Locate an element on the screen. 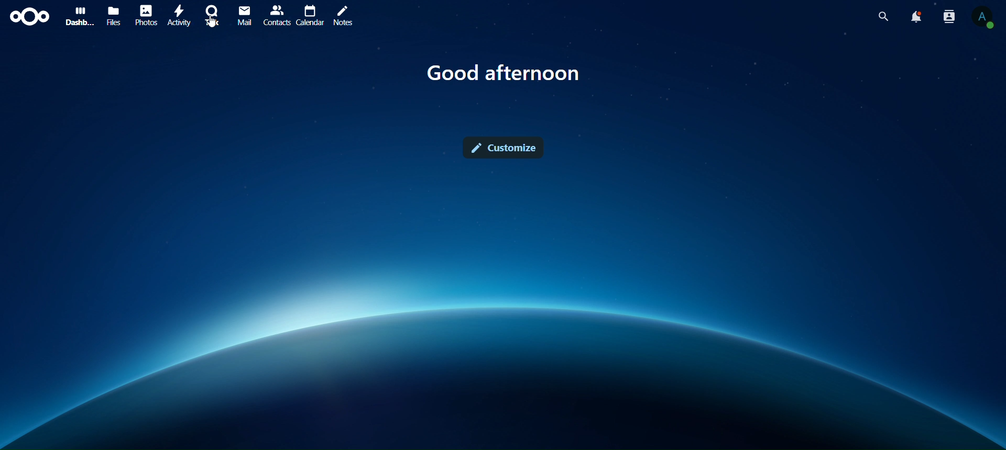 Image resolution: width=1006 pixels, height=450 pixels. search is located at coordinates (884, 16).